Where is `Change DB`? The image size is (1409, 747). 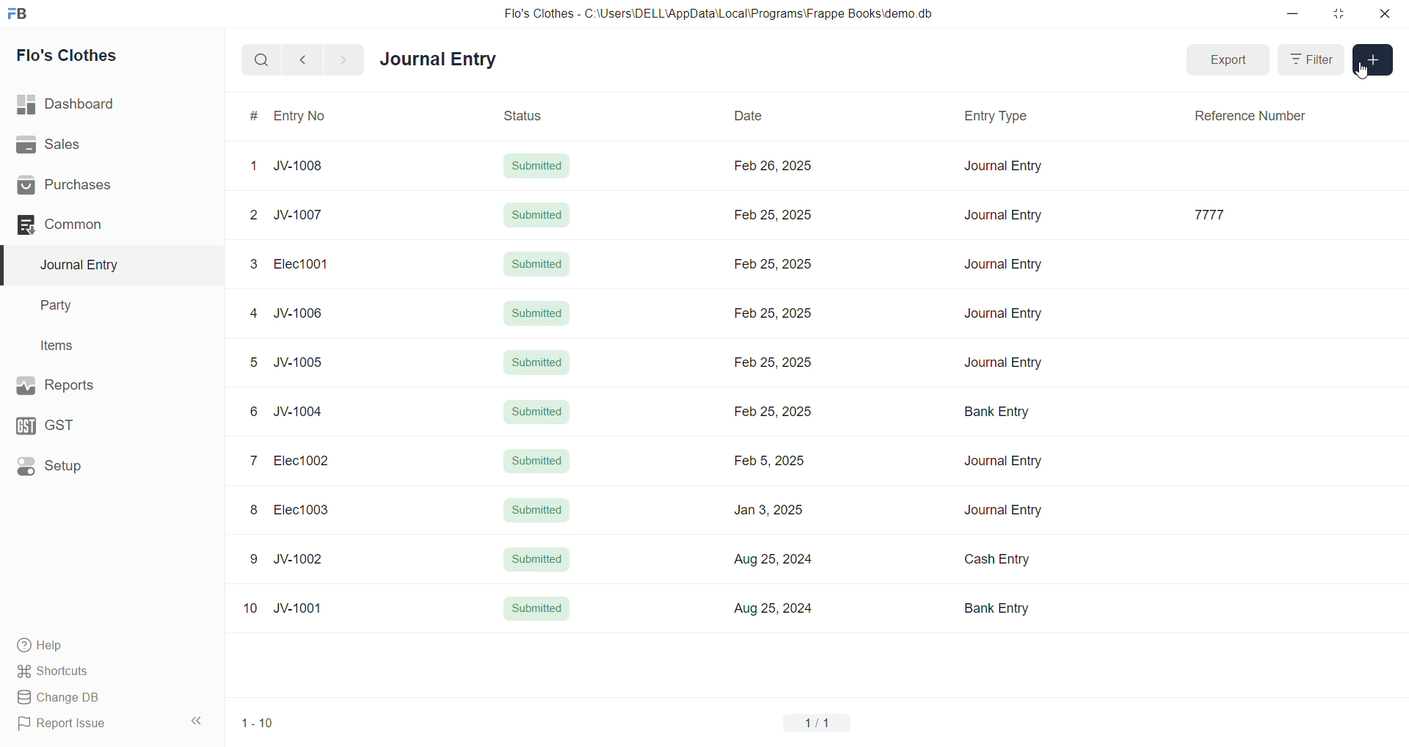
Change DB is located at coordinates (91, 696).